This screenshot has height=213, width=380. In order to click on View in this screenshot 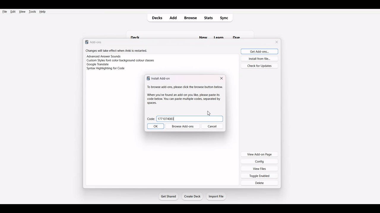, I will do `click(22, 12)`.